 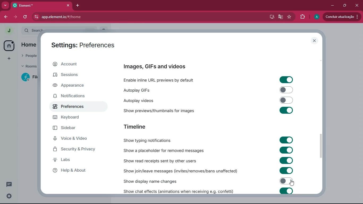 I want to click on home, so click(x=9, y=46).